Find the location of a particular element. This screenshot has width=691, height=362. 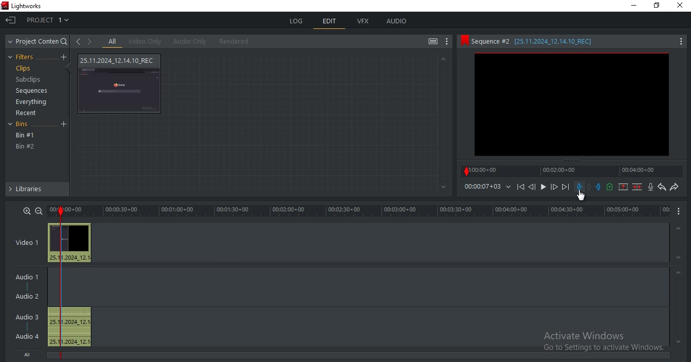

clip is located at coordinates (571, 104).